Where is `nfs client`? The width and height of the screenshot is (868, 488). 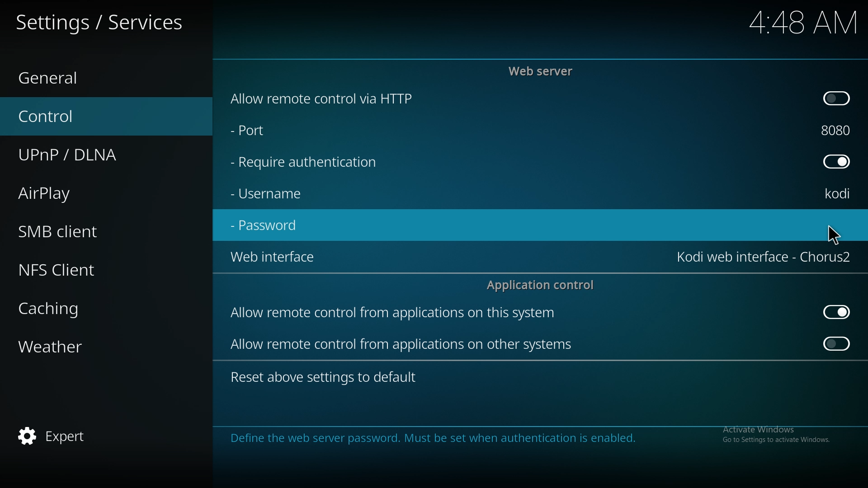
nfs client is located at coordinates (72, 267).